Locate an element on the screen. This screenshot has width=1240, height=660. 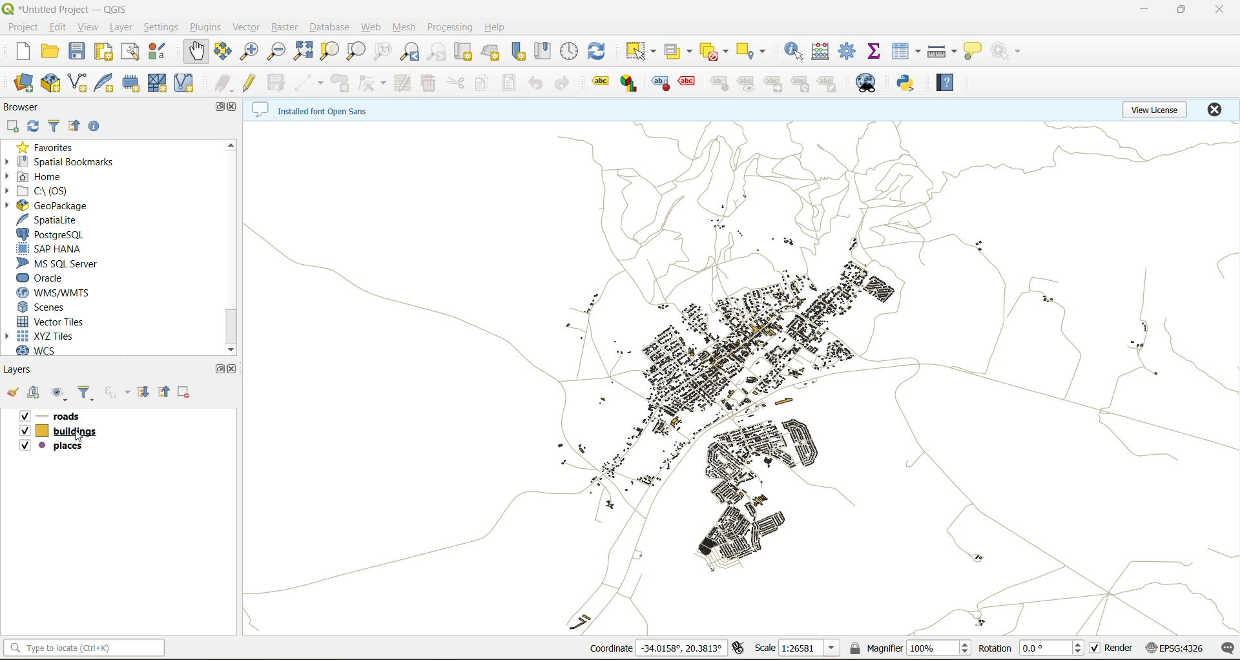
collapse all is located at coordinates (72, 127).